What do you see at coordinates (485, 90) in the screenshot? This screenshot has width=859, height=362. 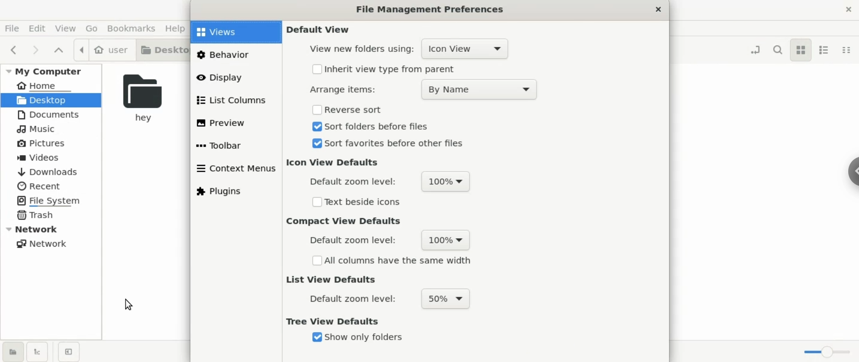 I see `By Name` at bounding box center [485, 90].